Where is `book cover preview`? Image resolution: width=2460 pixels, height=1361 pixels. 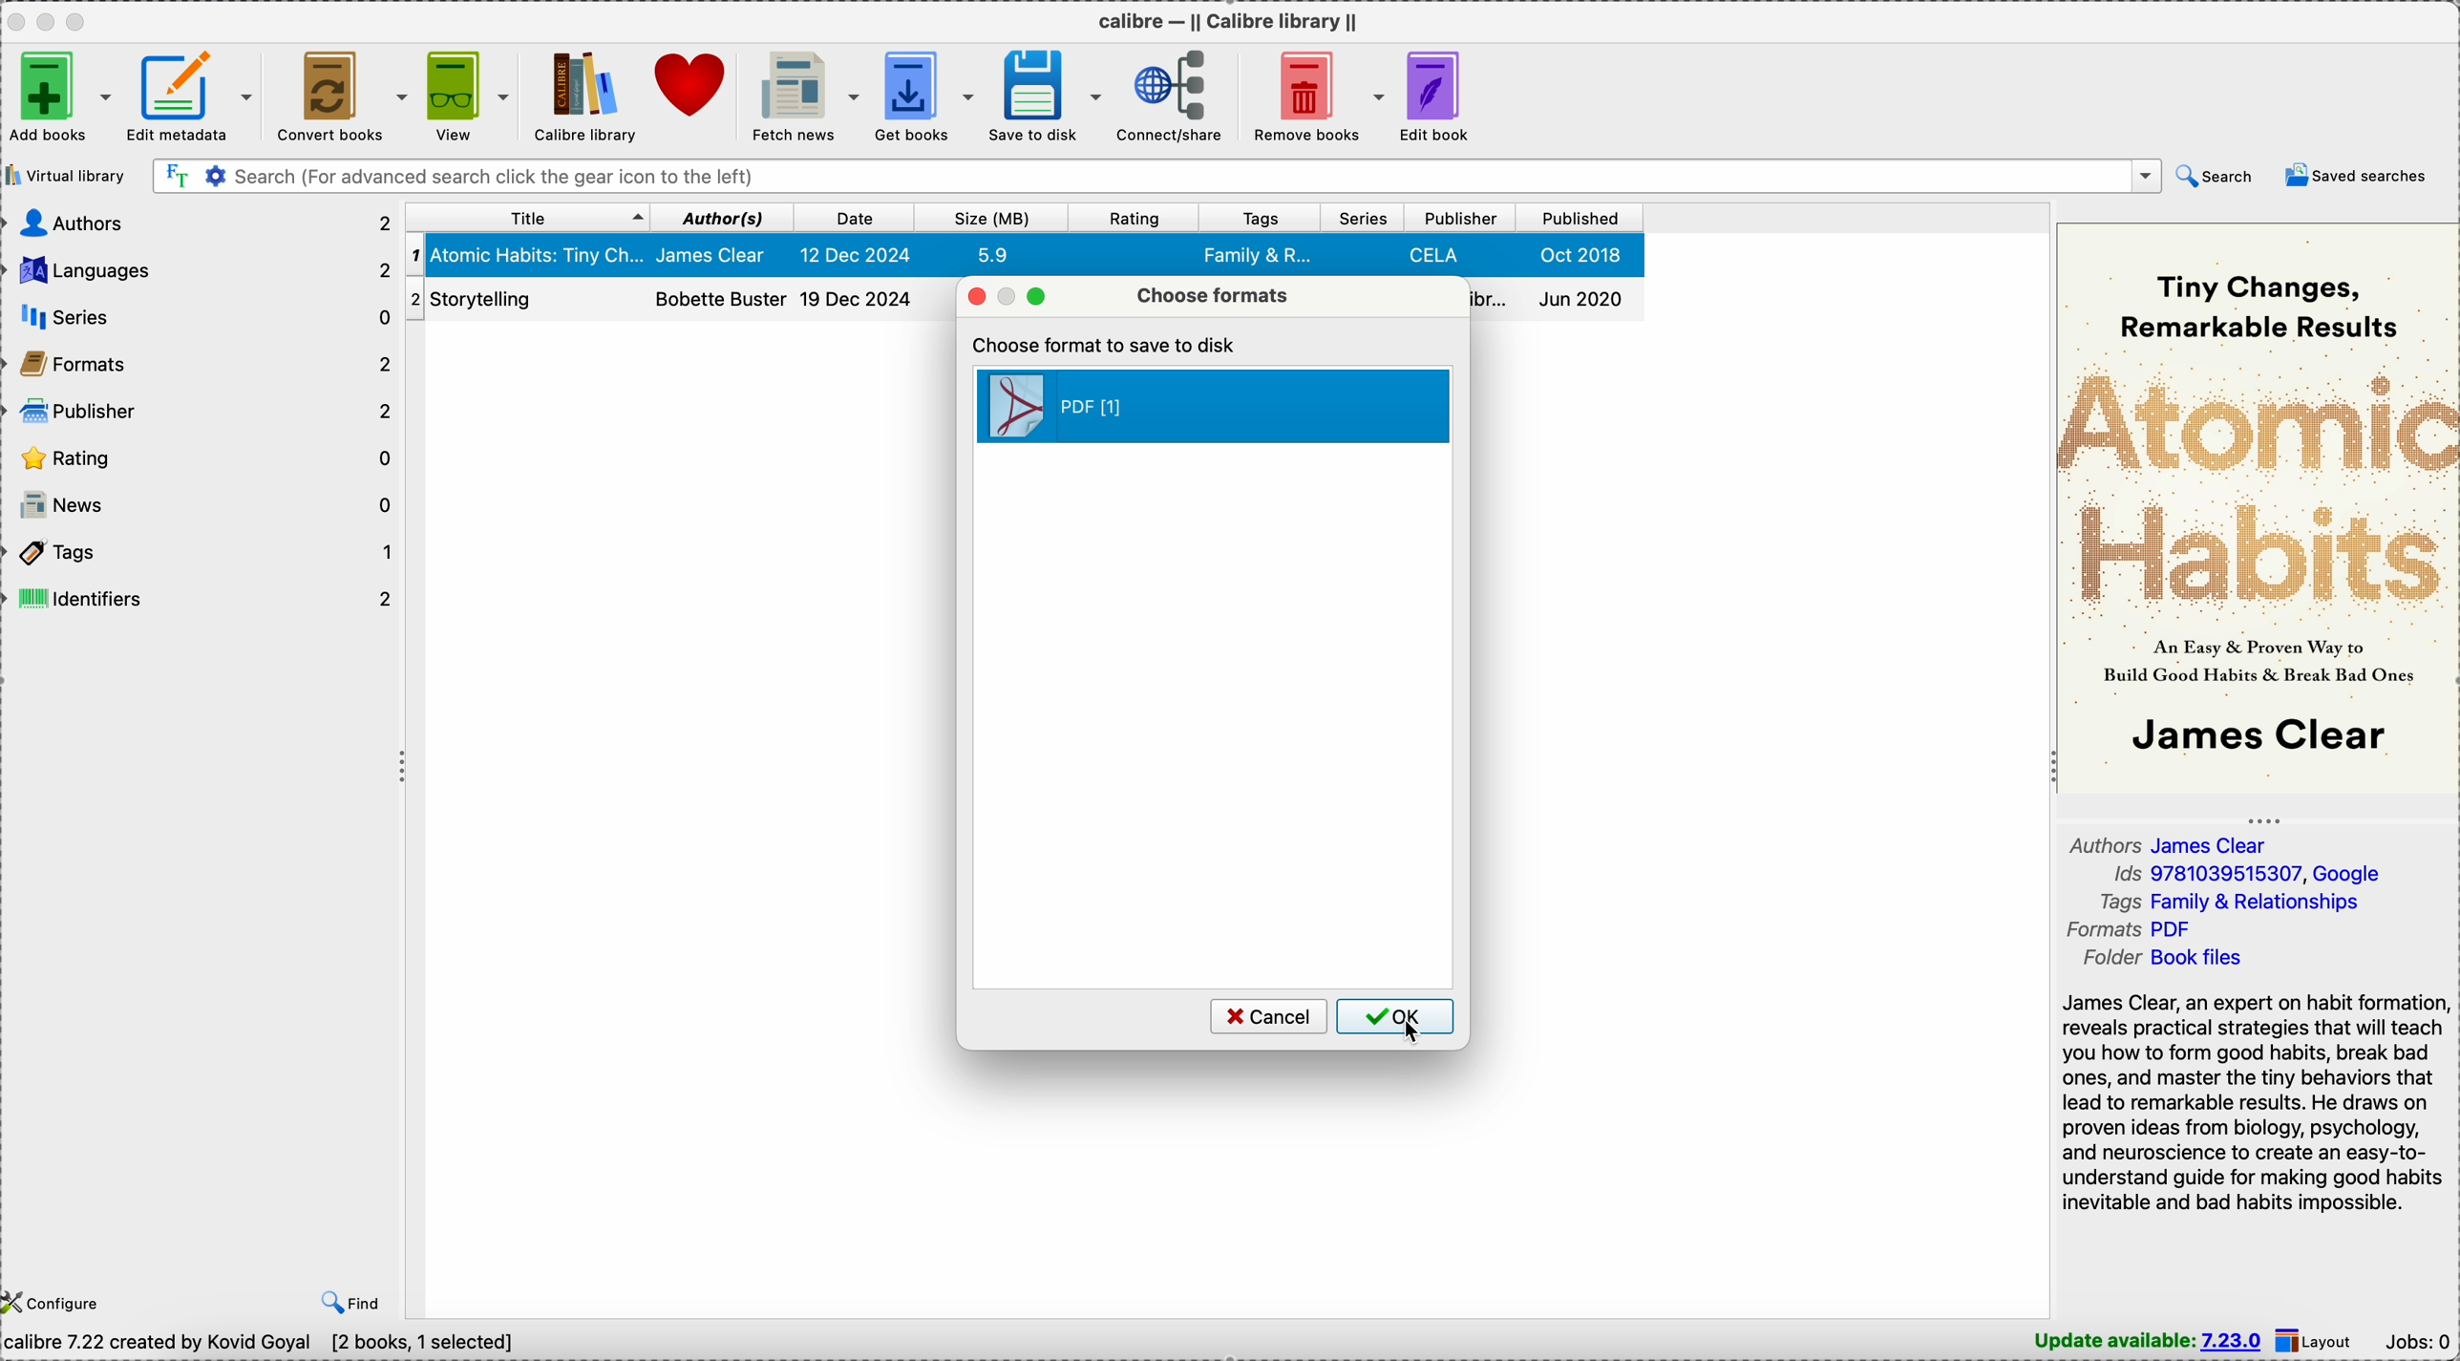 book cover preview is located at coordinates (2256, 507).